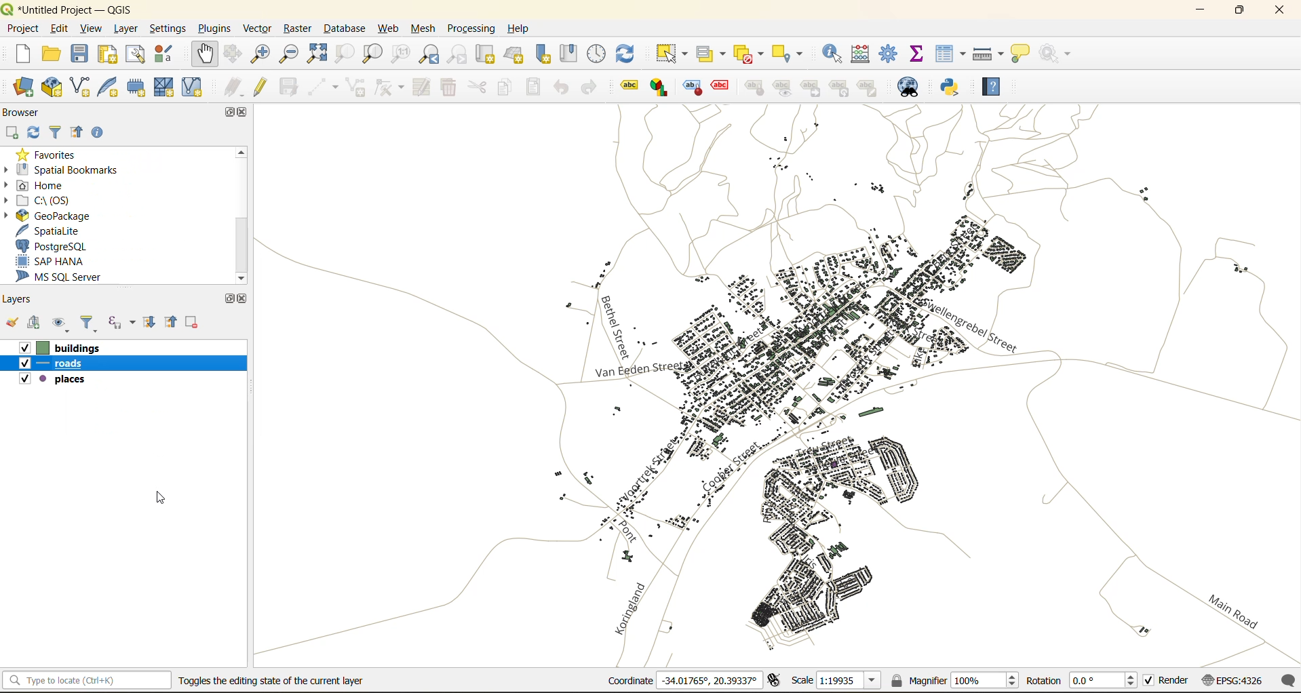  I want to click on filter, so click(92, 323).